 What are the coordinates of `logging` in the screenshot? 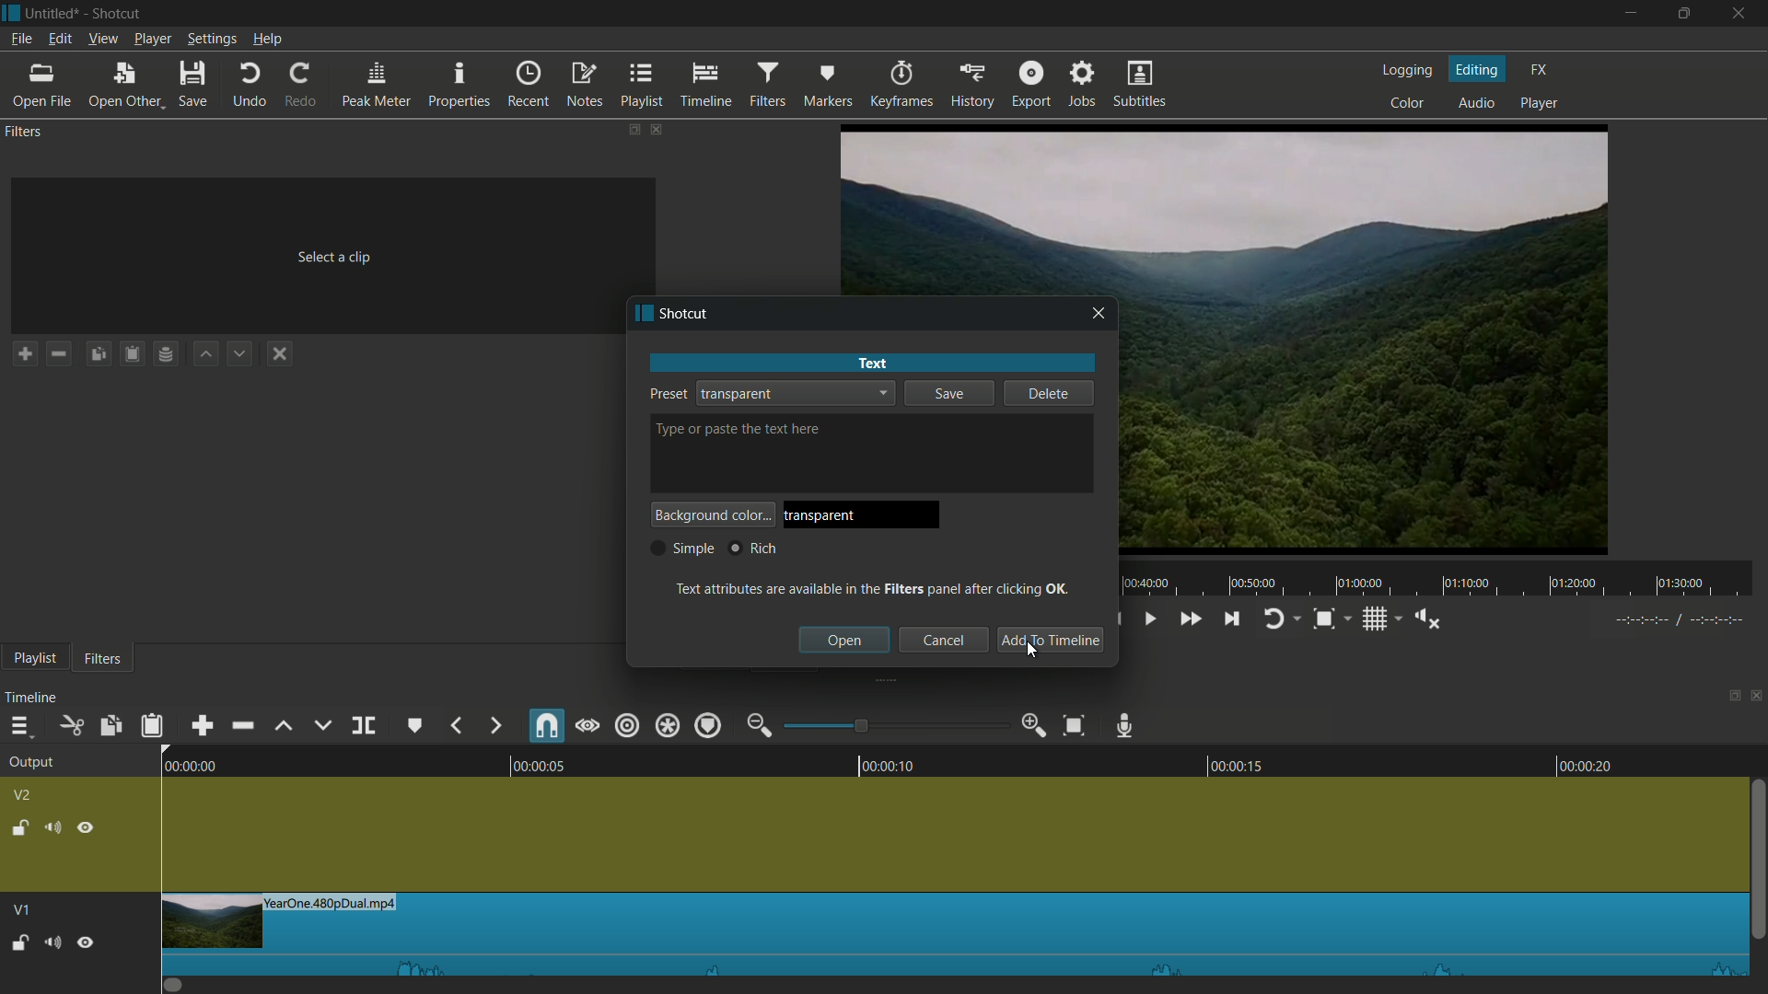 It's located at (1410, 72).